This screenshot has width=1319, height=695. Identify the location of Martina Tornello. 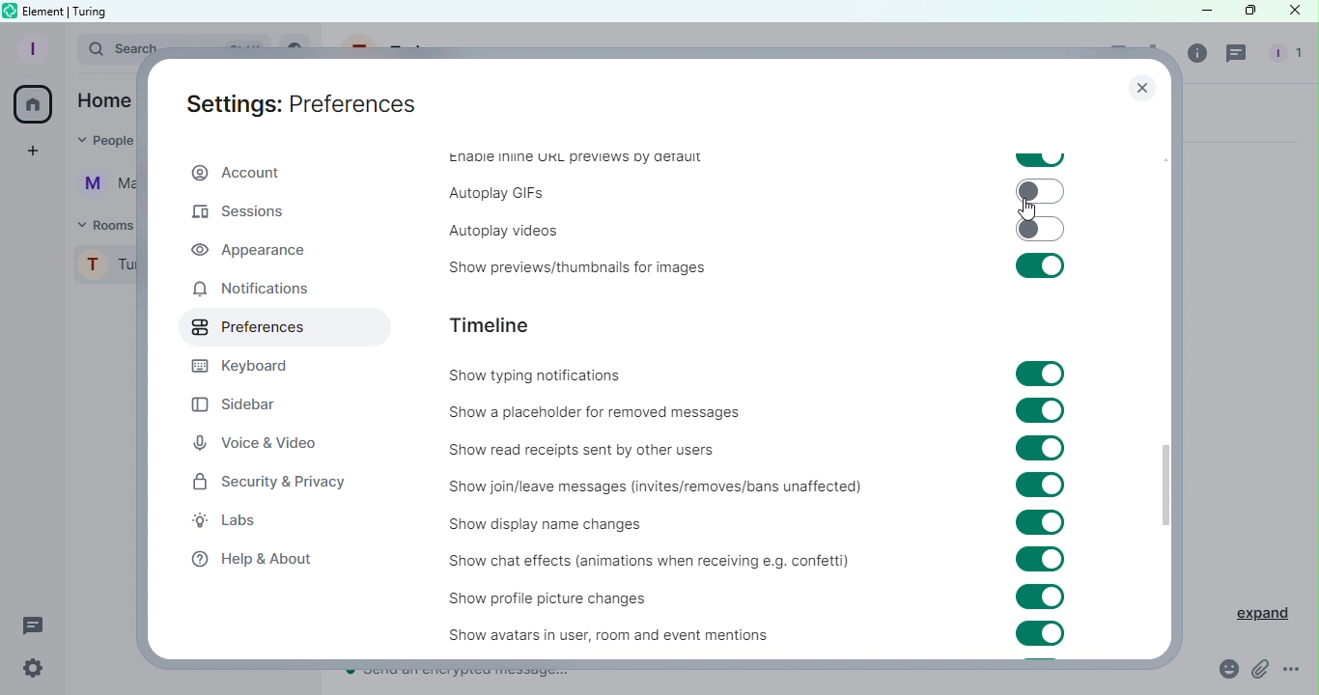
(102, 188).